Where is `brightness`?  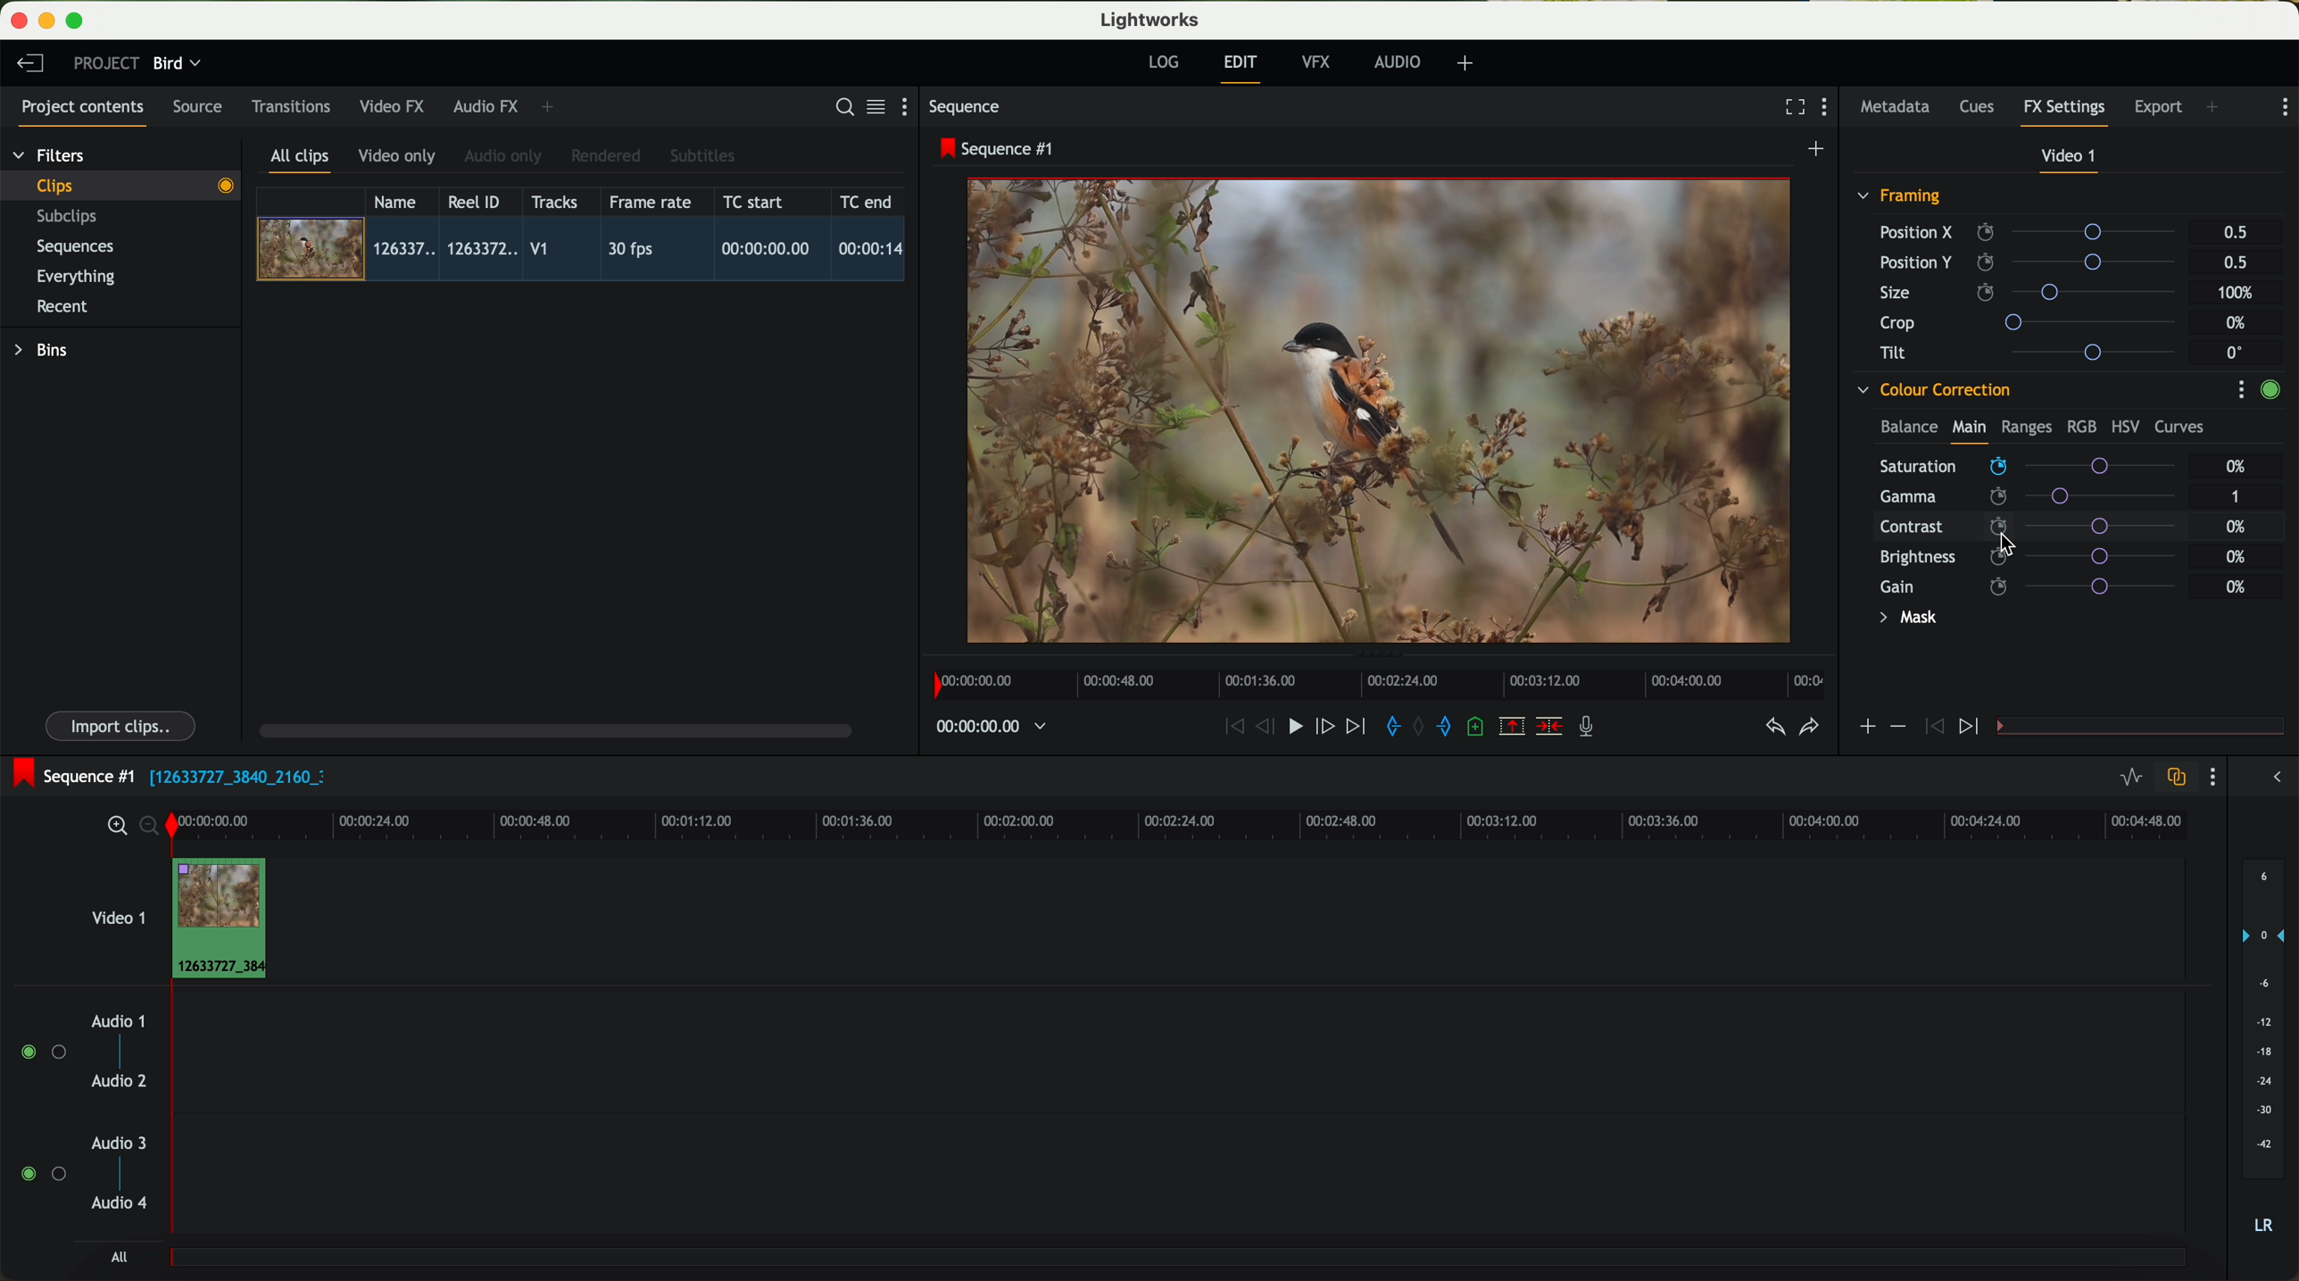
brightness is located at coordinates (2038, 557).